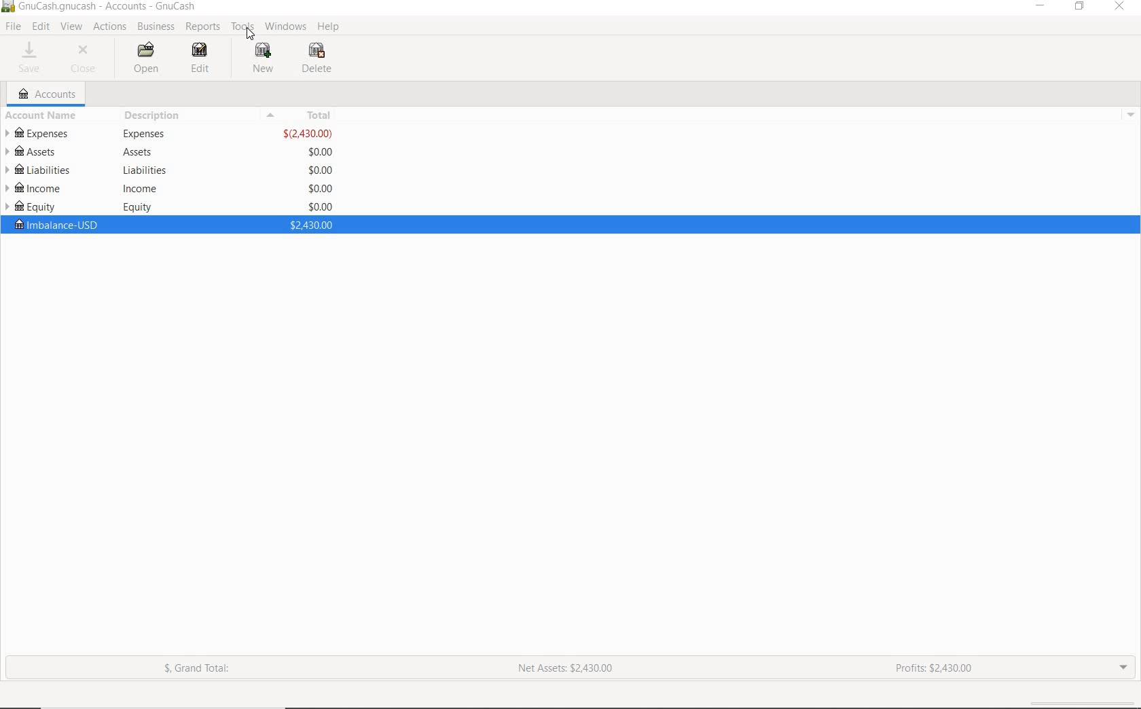 The image size is (1141, 709). I want to click on DELETE, so click(315, 60).